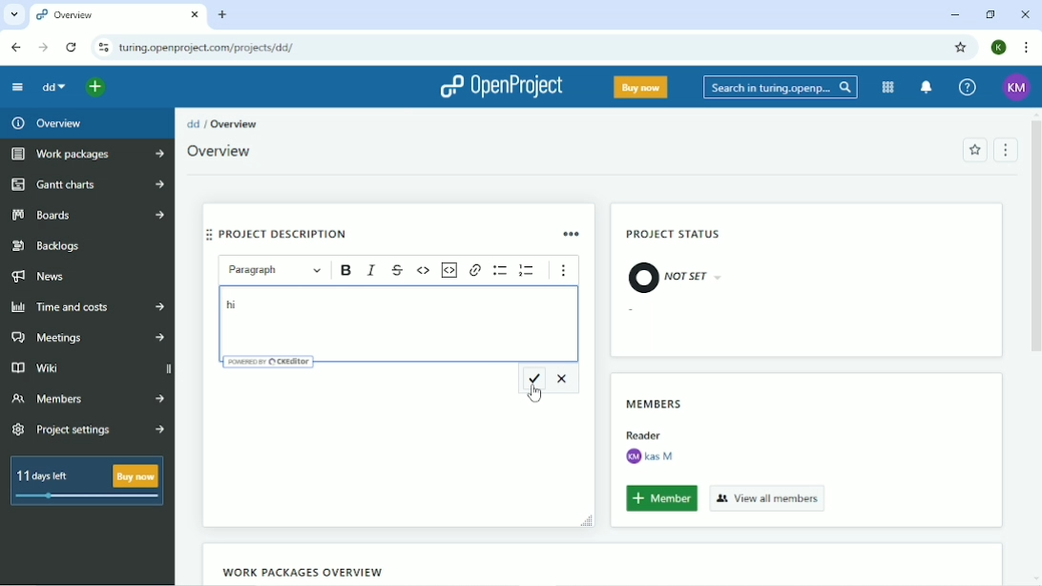 Image resolution: width=1042 pixels, height=586 pixels. Describe the element at coordinates (500, 270) in the screenshot. I see `Bulleted list` at that location.